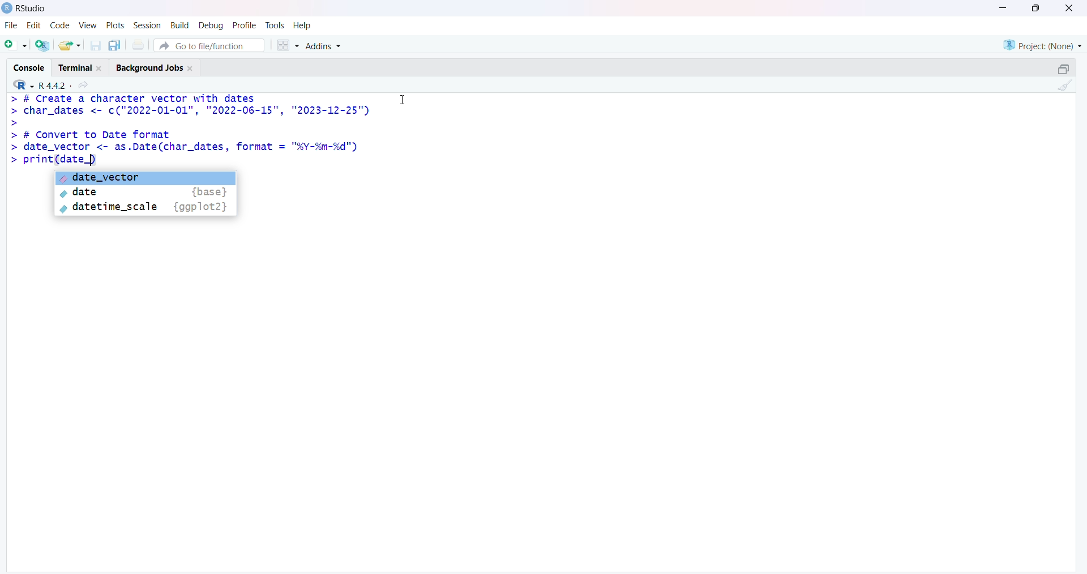 The image size is (1087, 574). Describe the element at coordinates (212, 44) in the screenshot. I see `Go to file/function` at that location.